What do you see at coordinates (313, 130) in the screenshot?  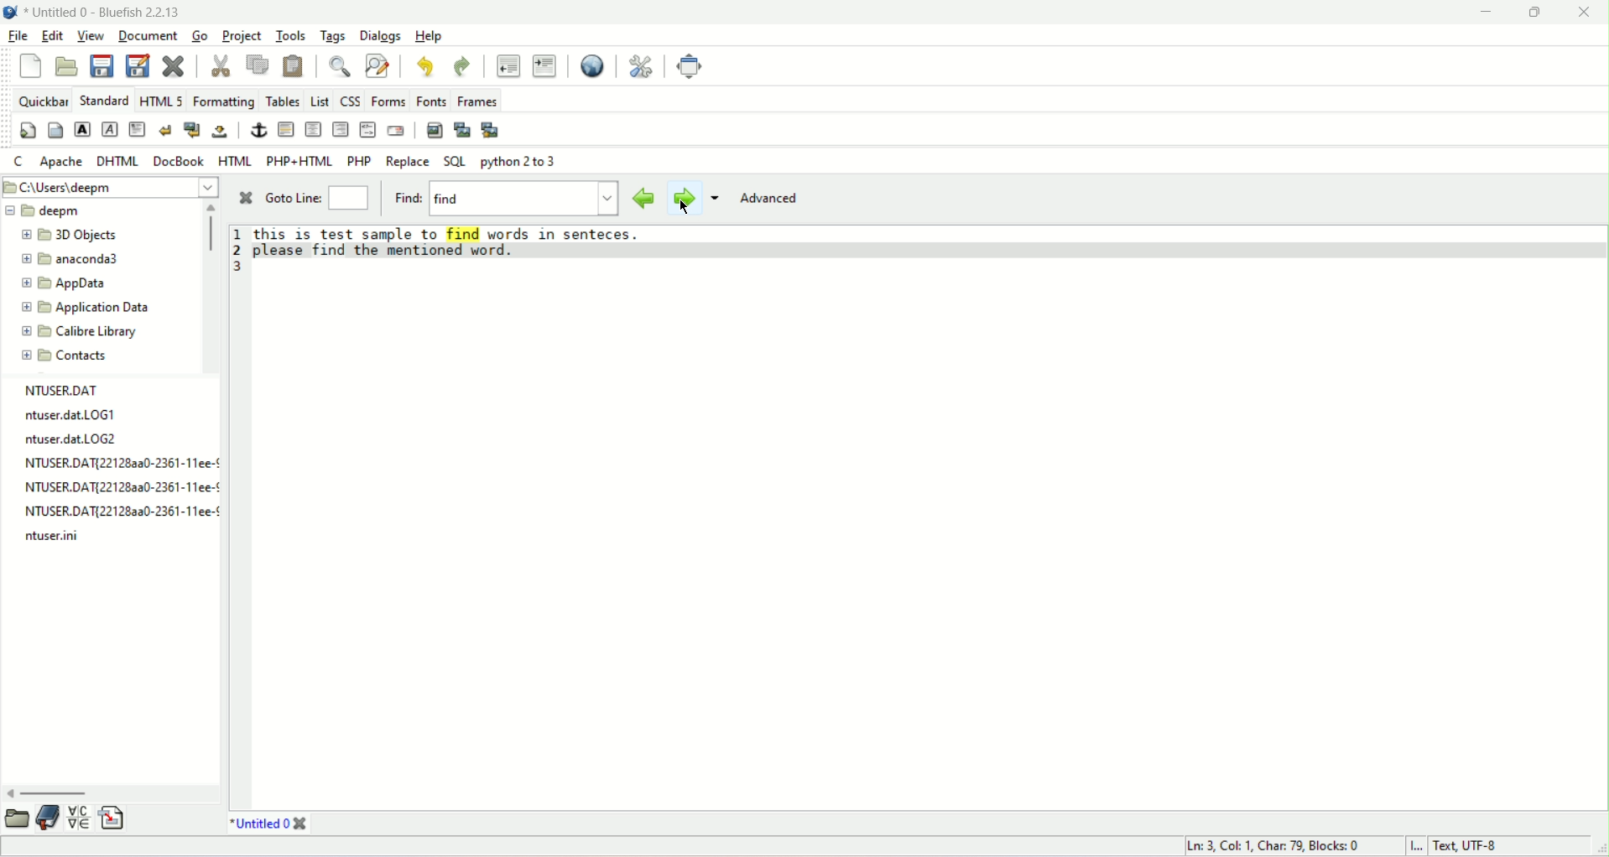 I see `center` at bounding box center [313, 130].